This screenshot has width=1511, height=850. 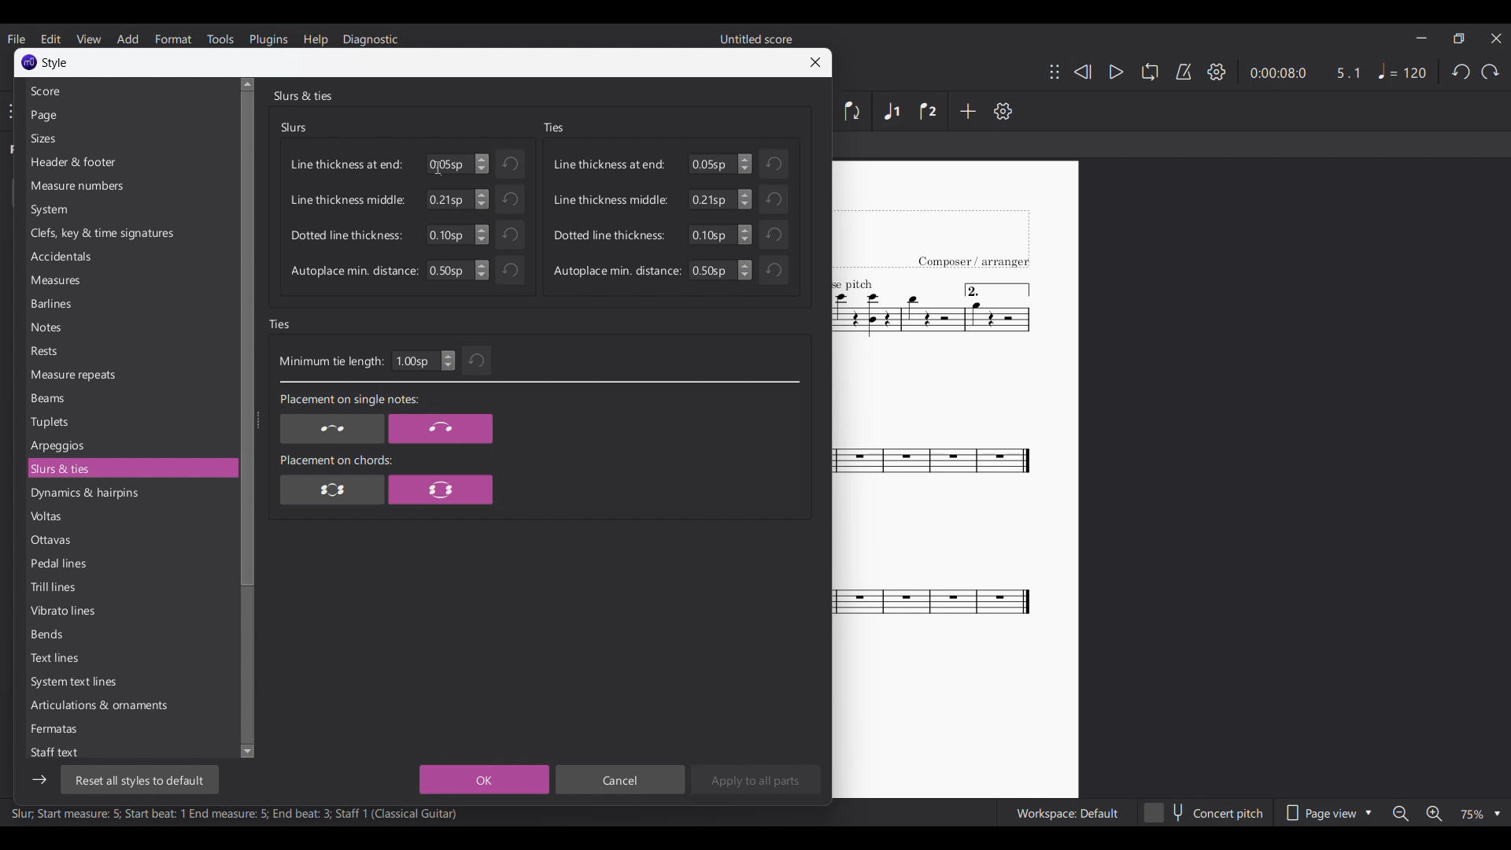 I want to click on Input autoplace min. distance, so click(x=711, y=270).